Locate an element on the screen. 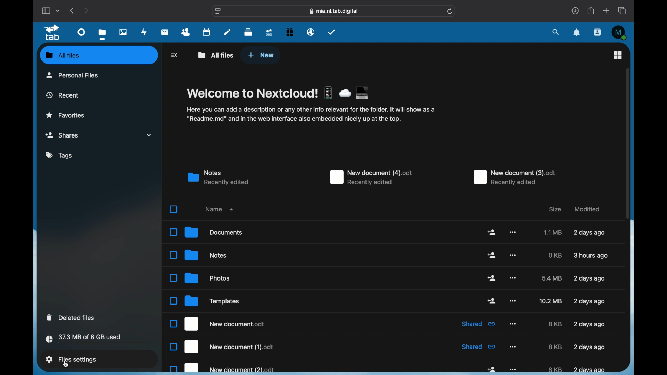 This screenshot has height=375, width=667. website settings is located at coordinates (217, 11).